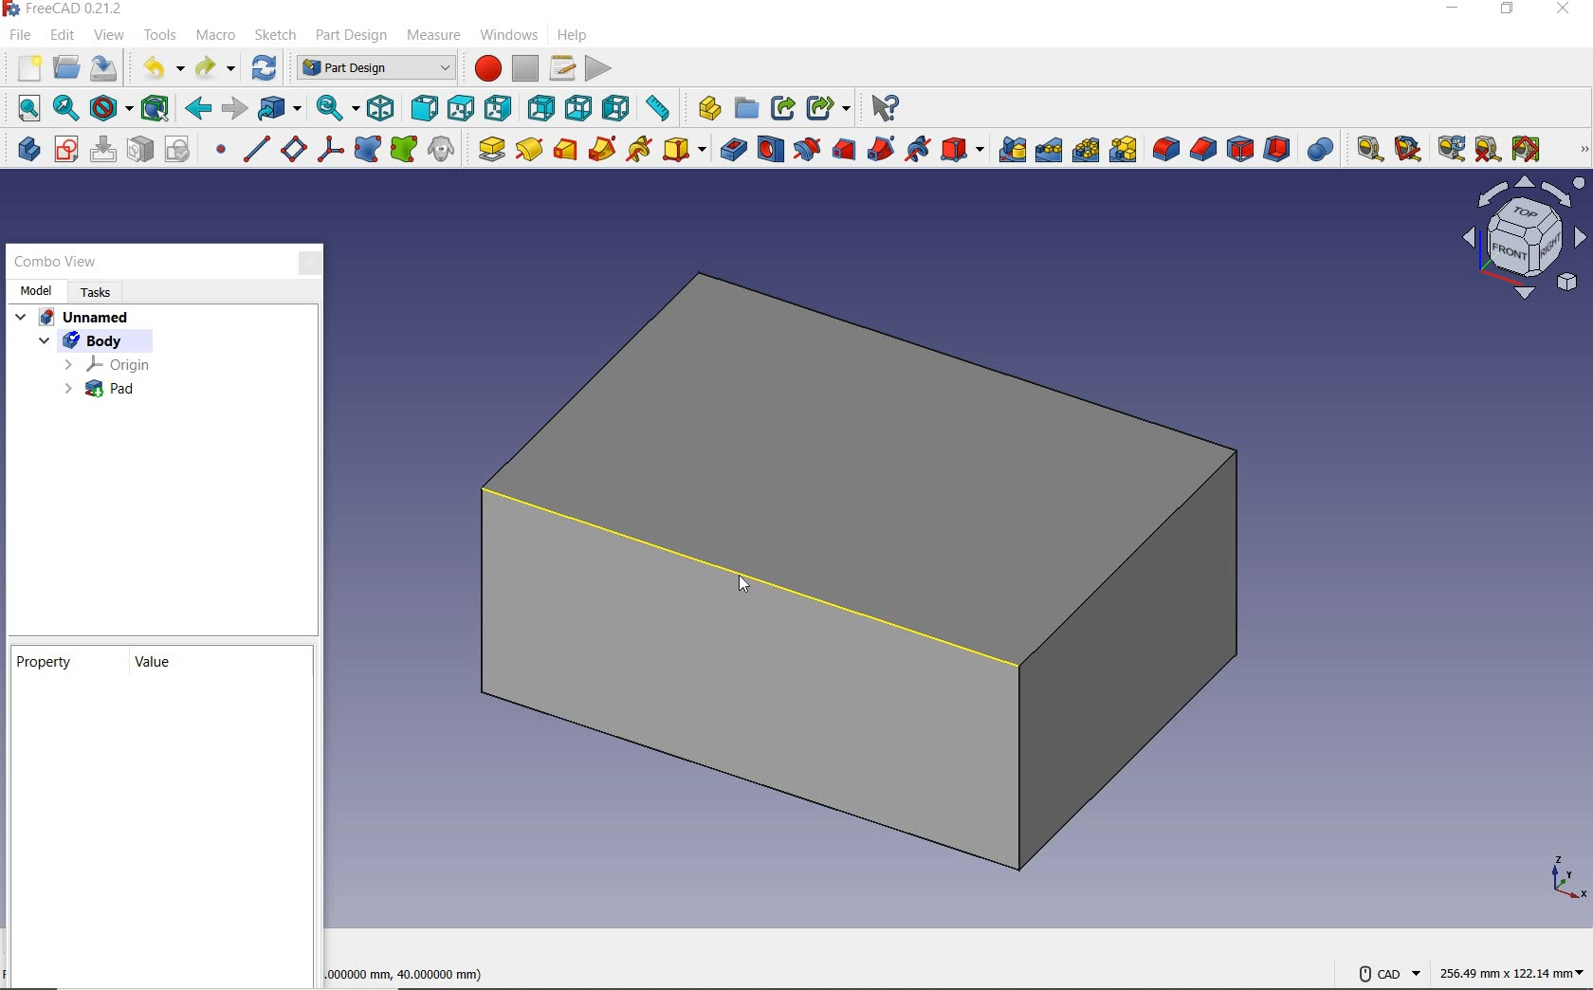 This screenshot has height=990, width=1593. I want to click on Part Design, so click(375, 68).